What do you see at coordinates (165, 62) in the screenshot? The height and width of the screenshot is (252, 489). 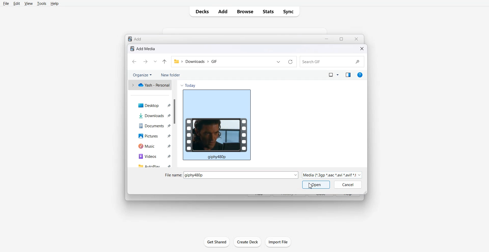 I see `Up to ` at bounding box center [165, 62].